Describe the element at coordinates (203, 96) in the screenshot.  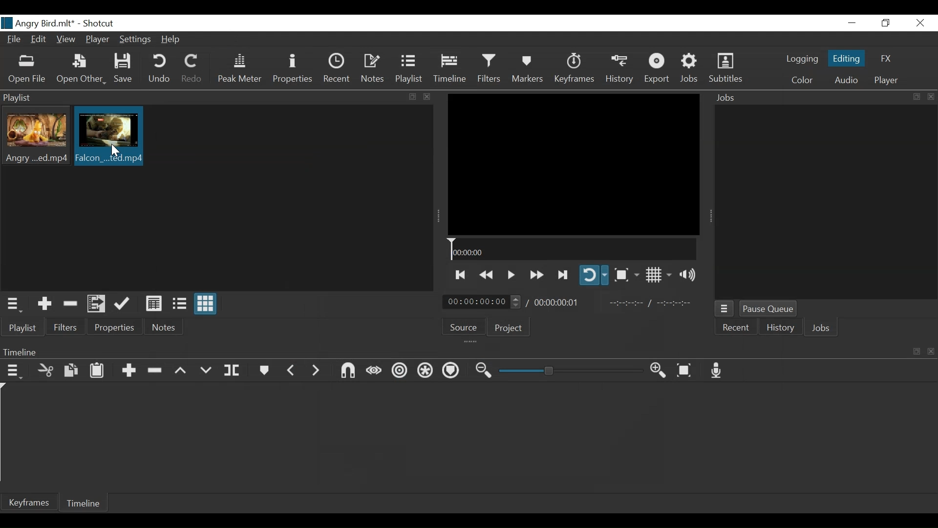
I see `Playlist Panel` at that location.